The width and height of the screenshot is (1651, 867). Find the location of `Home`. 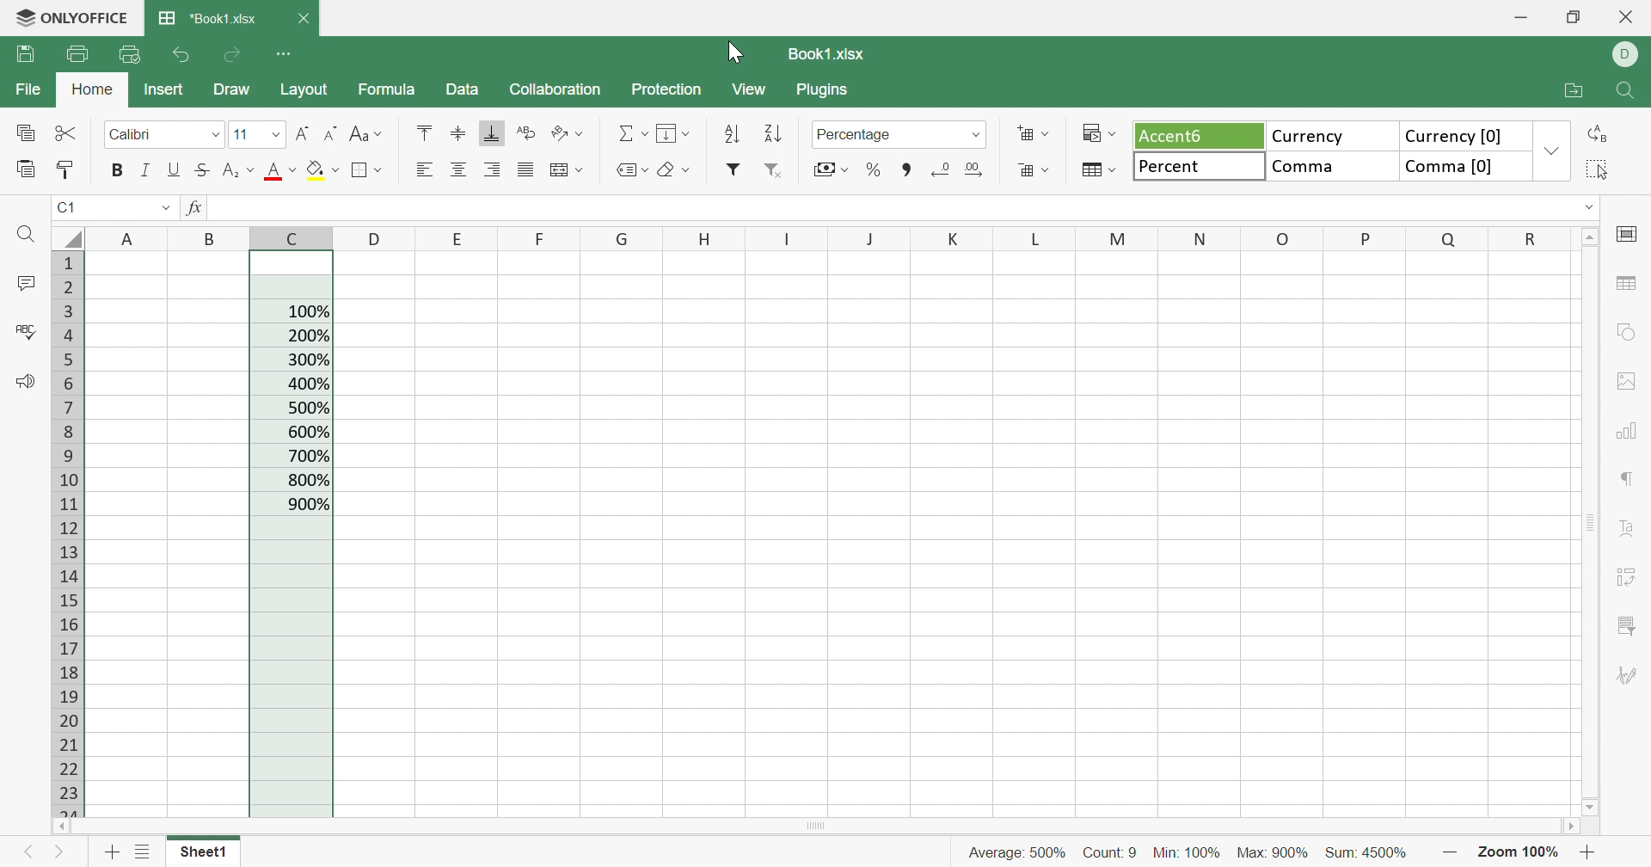

Home is located at coordinates (91, 88).